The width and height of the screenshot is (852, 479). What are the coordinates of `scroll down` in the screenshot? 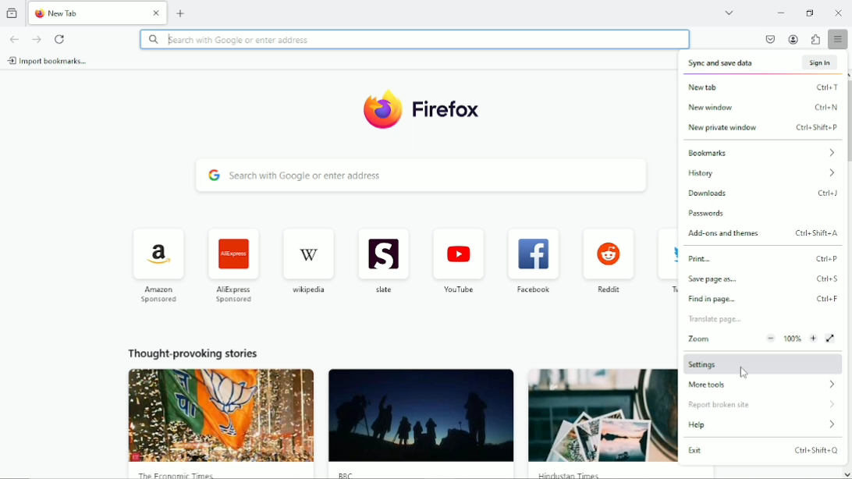 It's located at (847, 473).